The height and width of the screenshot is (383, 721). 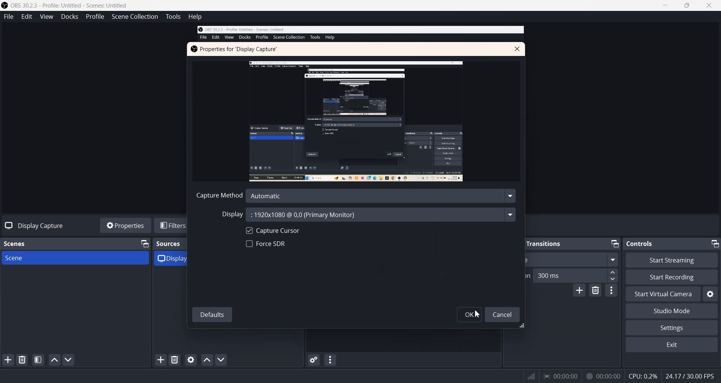 I want to click on CPU: 0.3%, so click(x=643, y=375).